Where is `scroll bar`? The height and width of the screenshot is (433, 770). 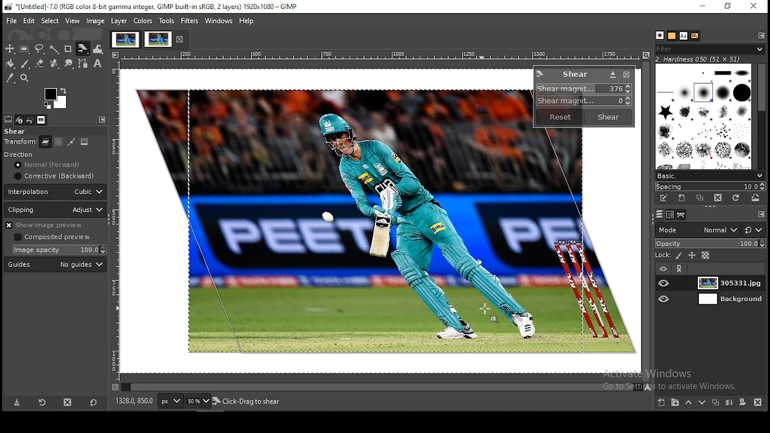
scroll bar is located at coordinates (645, 221).